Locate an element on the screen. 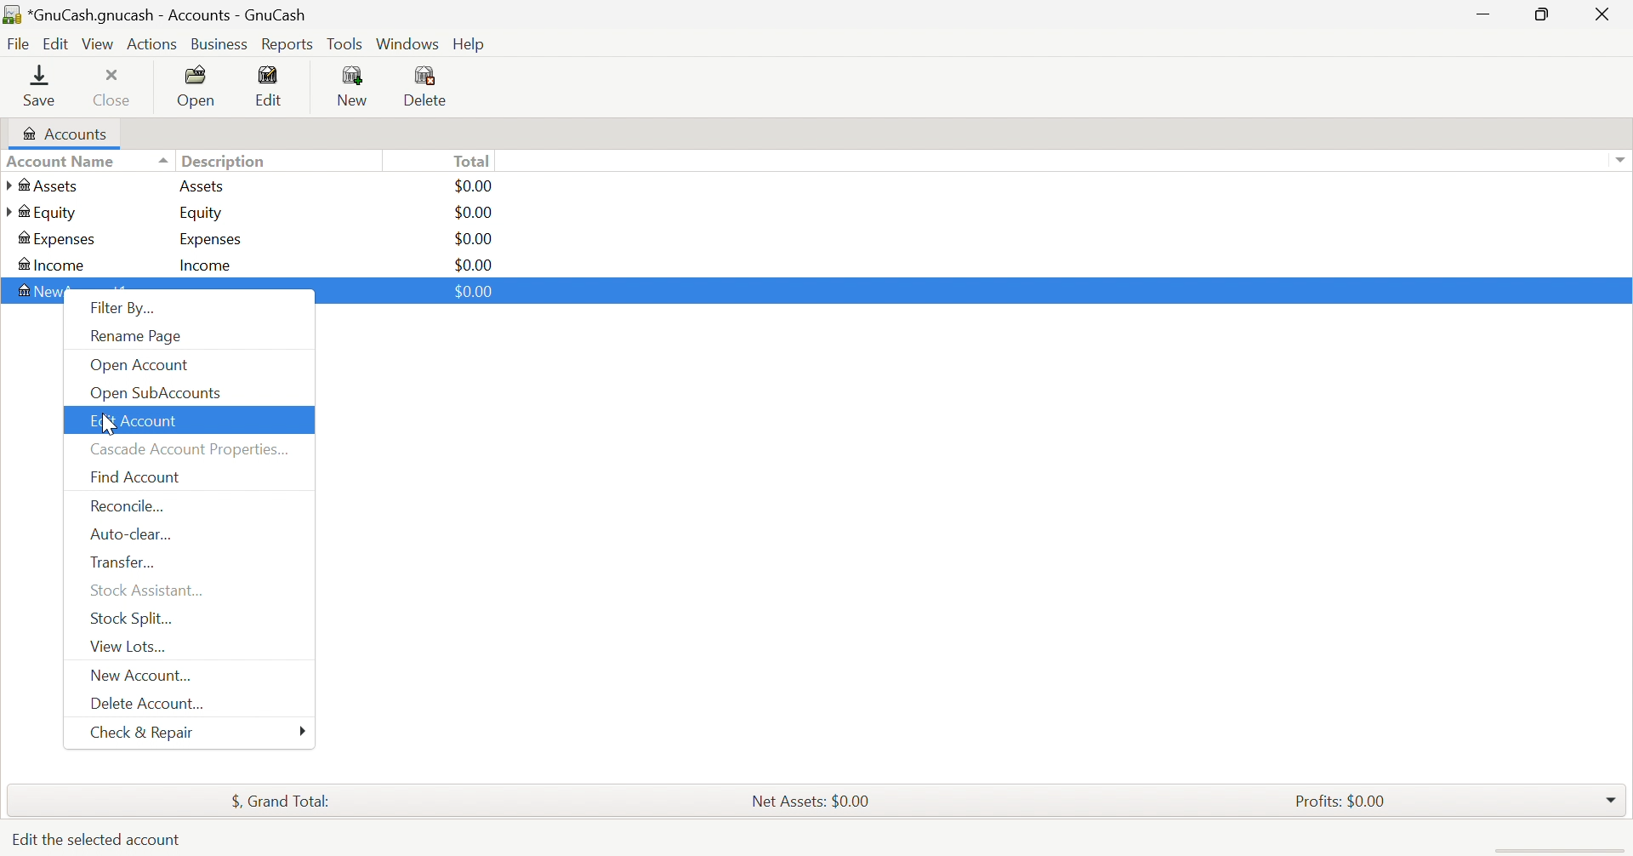  Windows is located at coordinates (407, 43).